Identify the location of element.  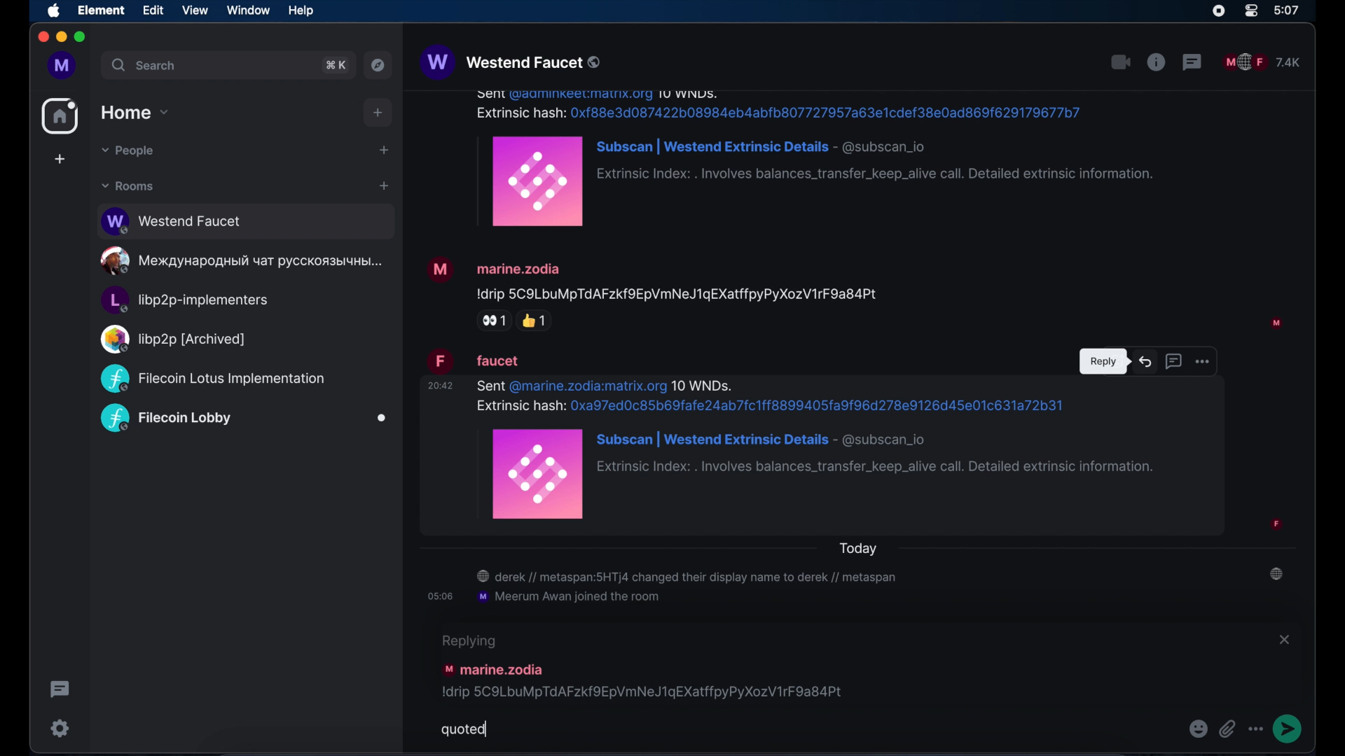
(102, 10).